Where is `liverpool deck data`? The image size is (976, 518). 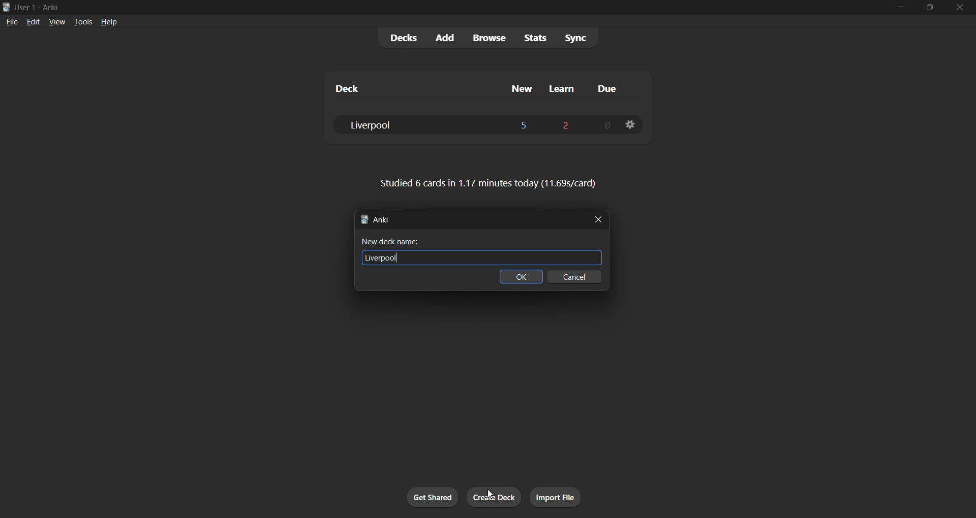 liverpool deck data is located at coordinates (472, 124).